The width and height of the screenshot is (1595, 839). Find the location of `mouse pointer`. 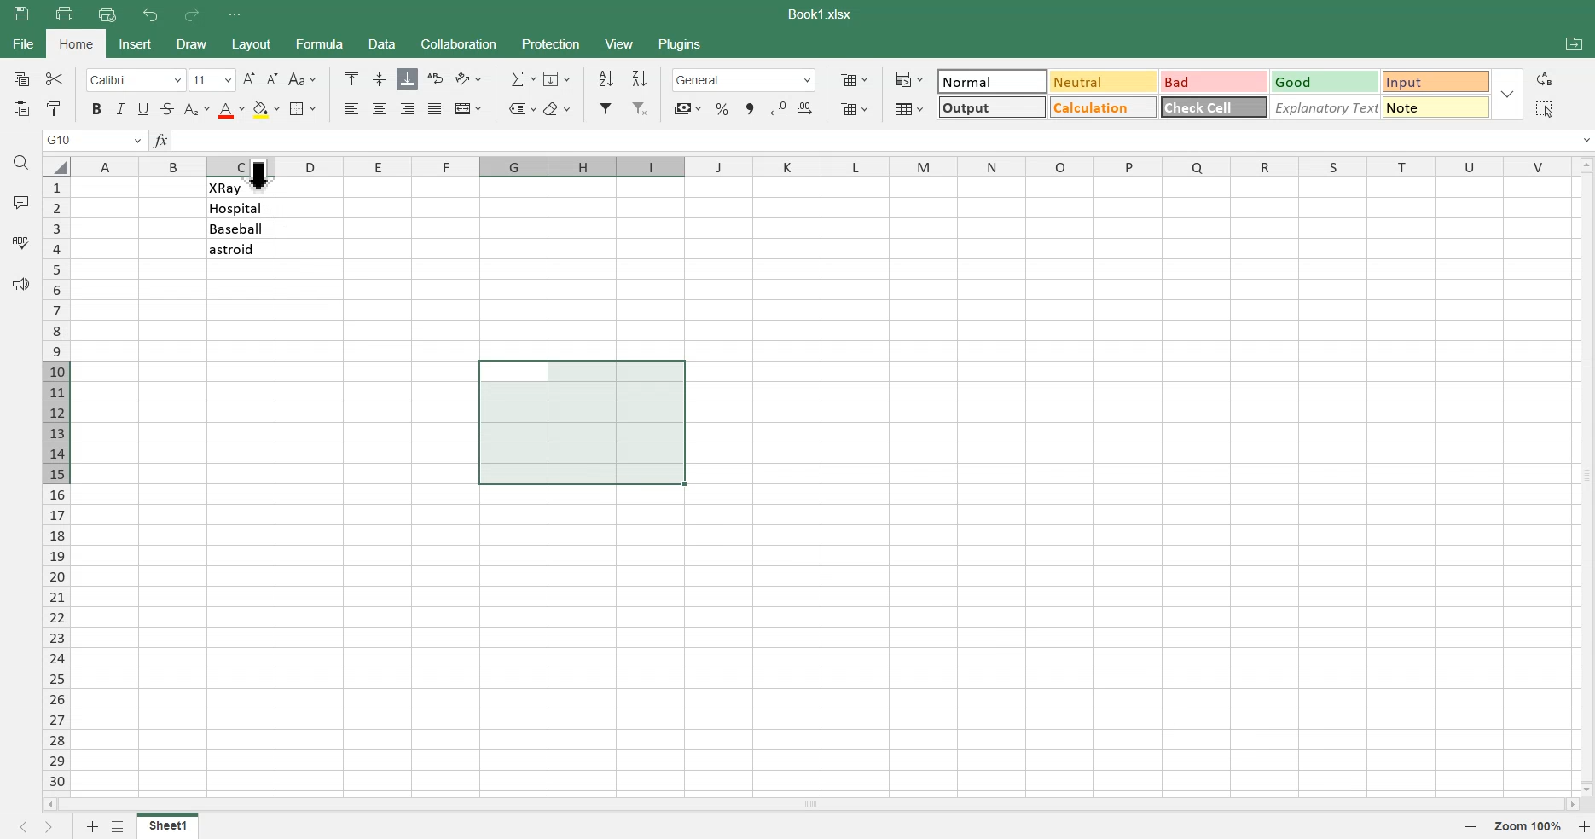

mouse pointer is located at coordinates (263, 176).